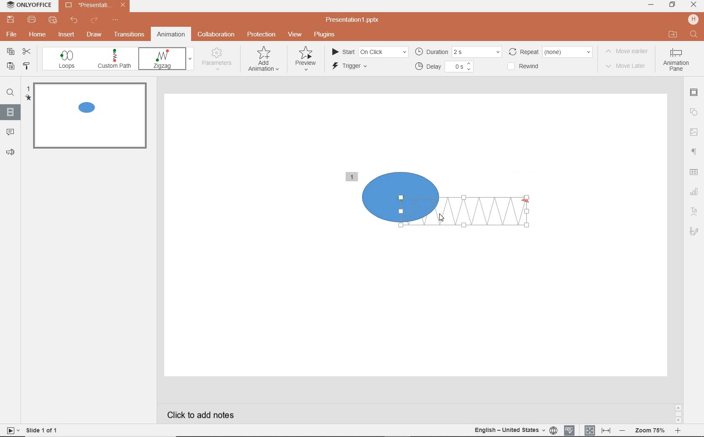  Describe the element at coordinates (329, 35) in the screenshot. I see `plugins` at that location.